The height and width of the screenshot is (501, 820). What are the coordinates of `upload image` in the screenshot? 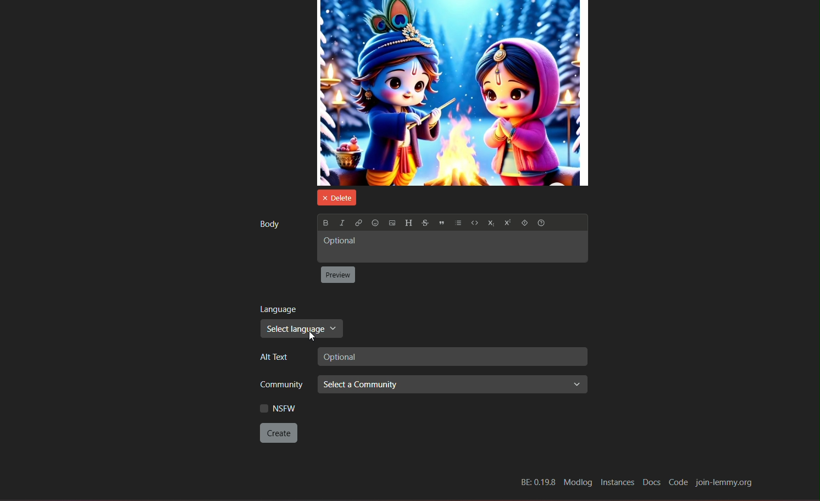 It's located at (392, 224).